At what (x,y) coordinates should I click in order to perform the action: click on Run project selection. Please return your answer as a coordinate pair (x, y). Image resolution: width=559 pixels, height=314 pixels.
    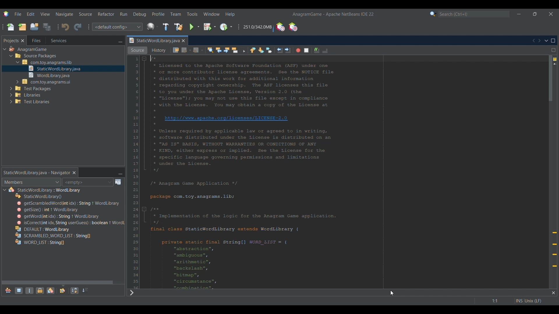
    Looking at the image, I should click on (192, 27).